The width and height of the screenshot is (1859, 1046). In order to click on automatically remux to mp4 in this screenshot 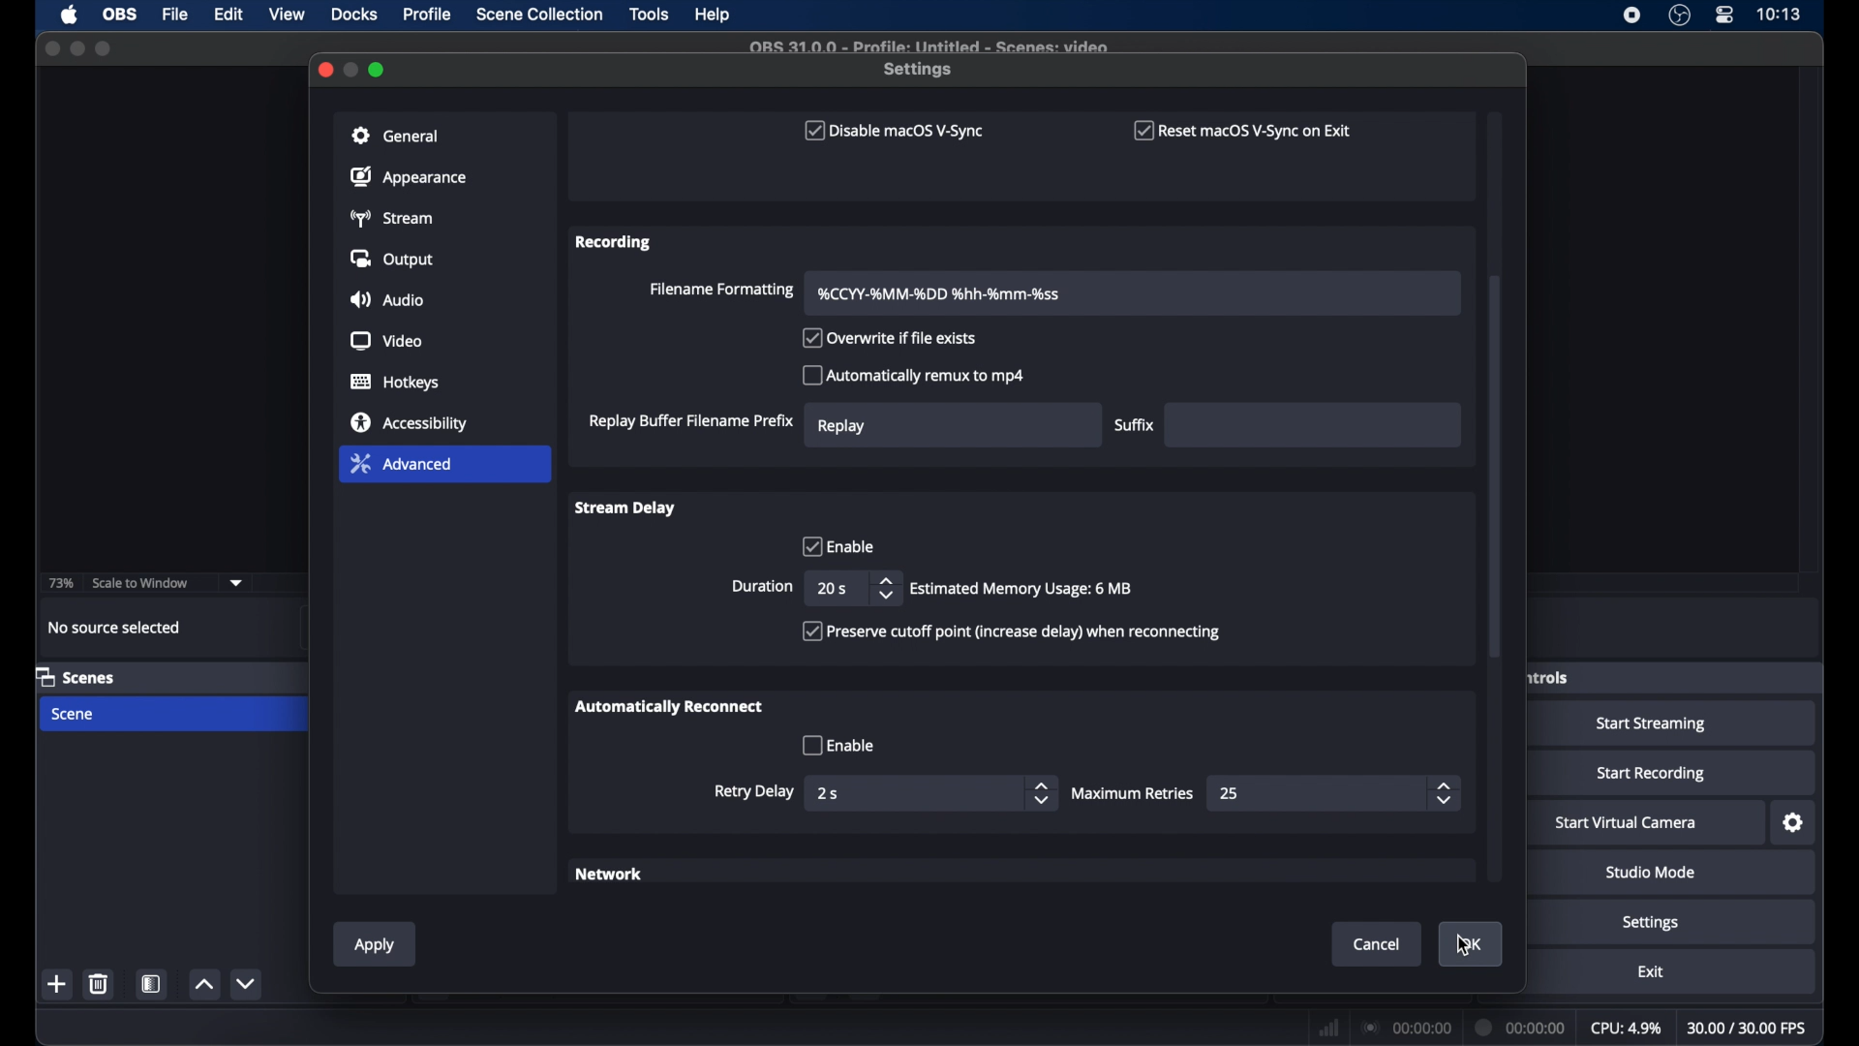, I will do `click(914, 375)`.